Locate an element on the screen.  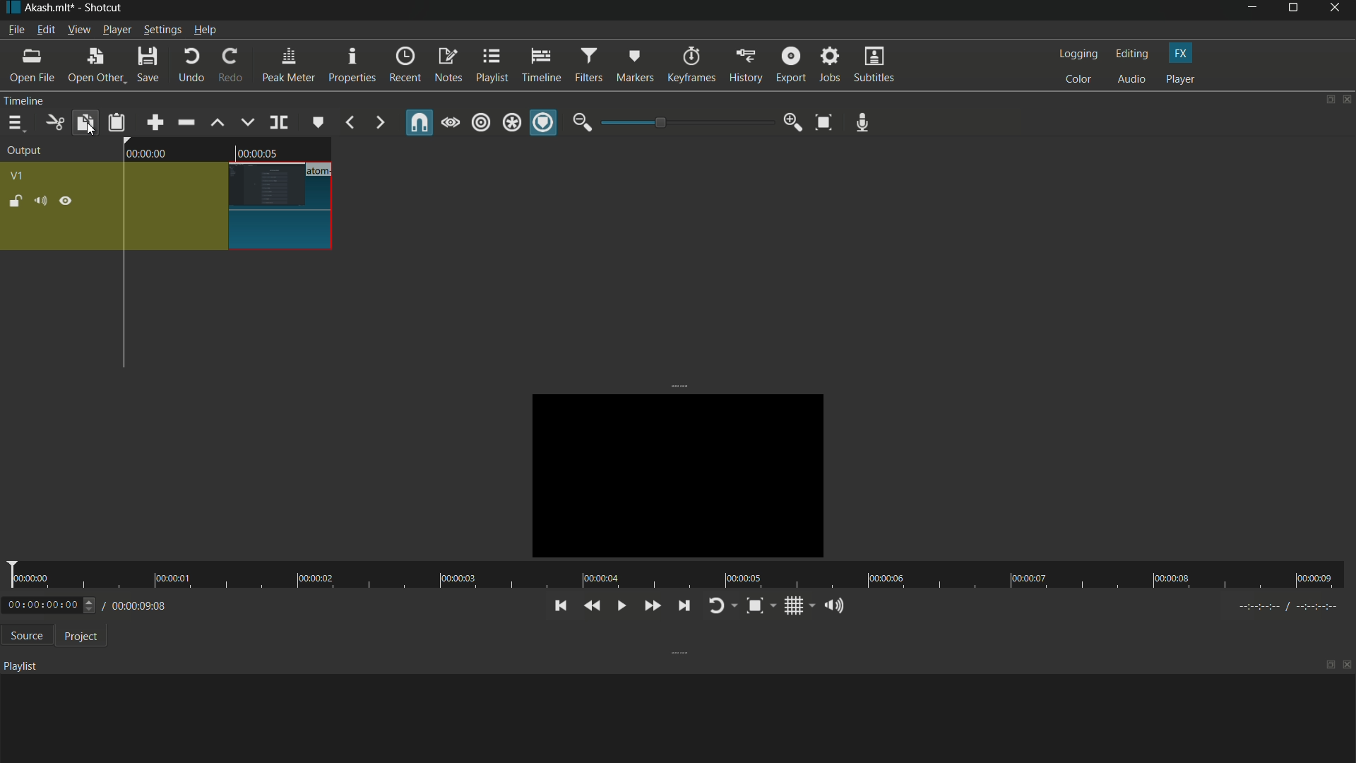
00:00:00 is located at coordinates (157, 154).